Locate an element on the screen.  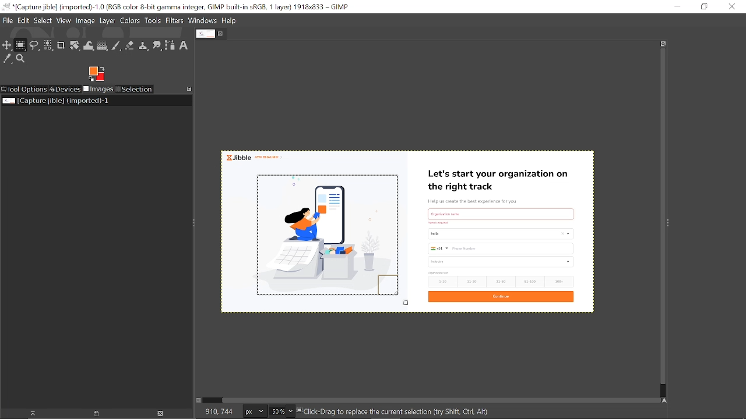
 is located at coordinates (438, 222).